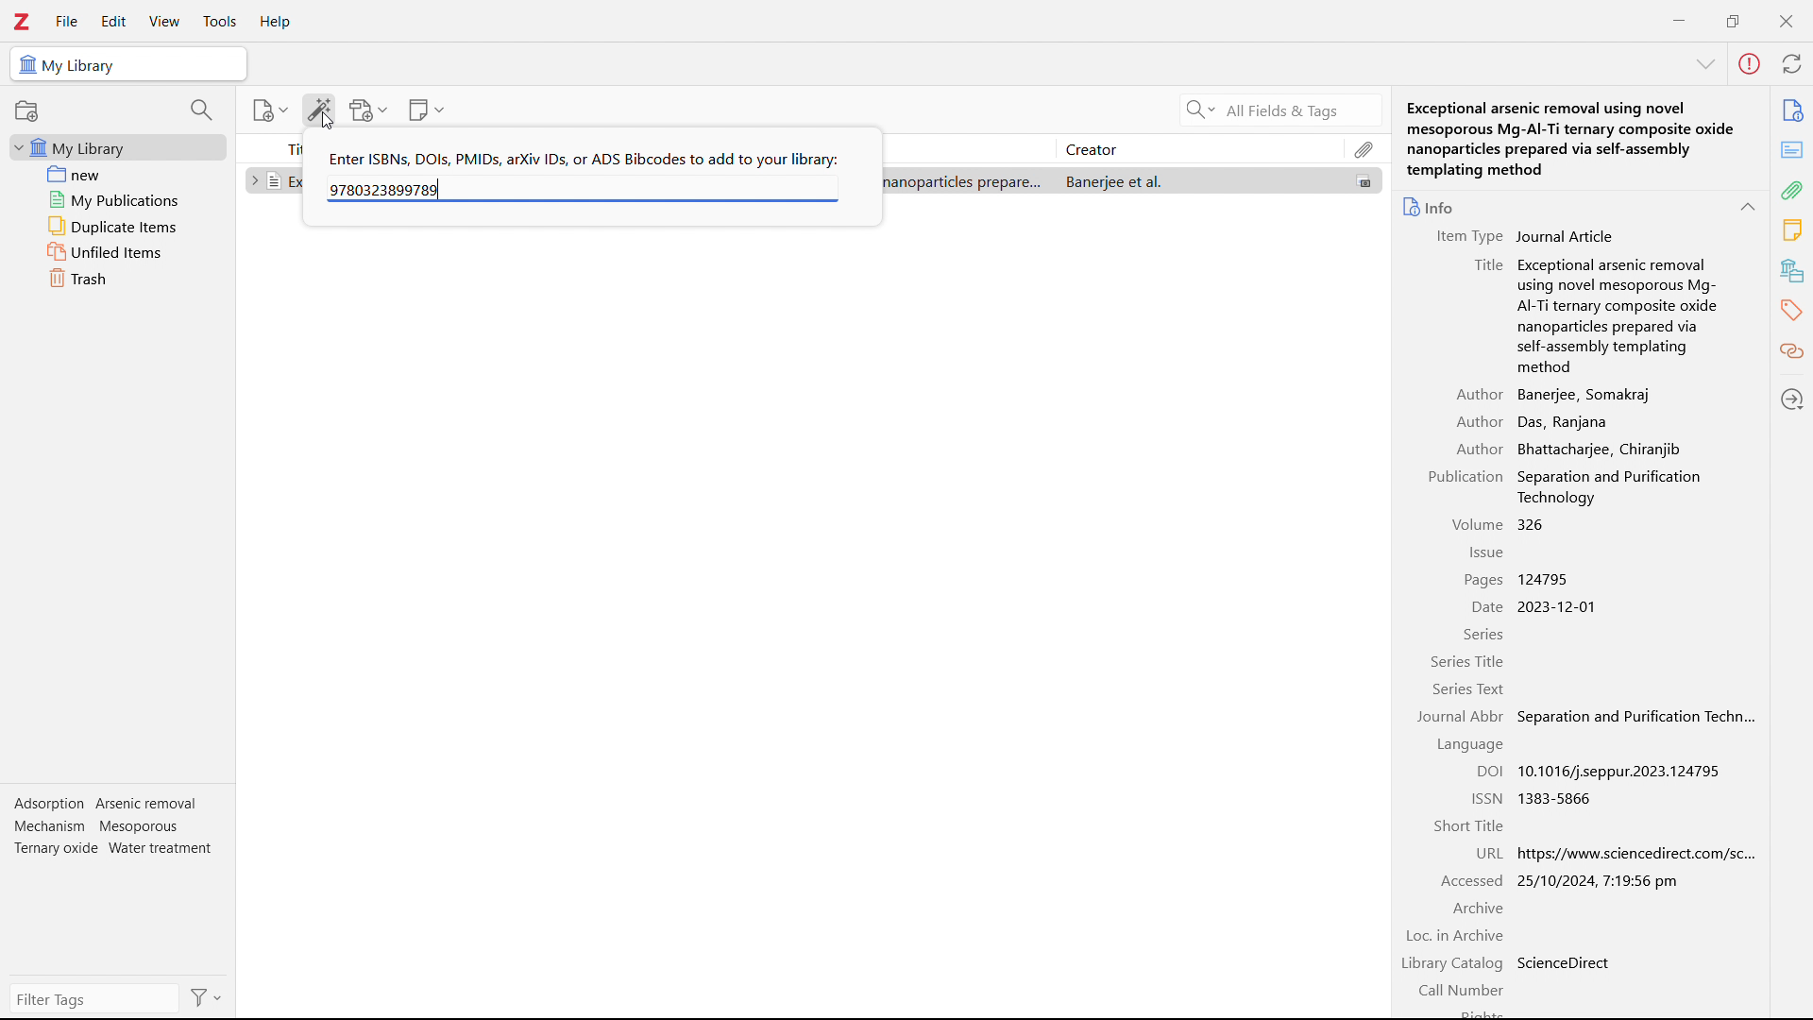  What do you see at coordinates (164, 22) in the screenshot?
I see `view` at bounding box center [164, 22].